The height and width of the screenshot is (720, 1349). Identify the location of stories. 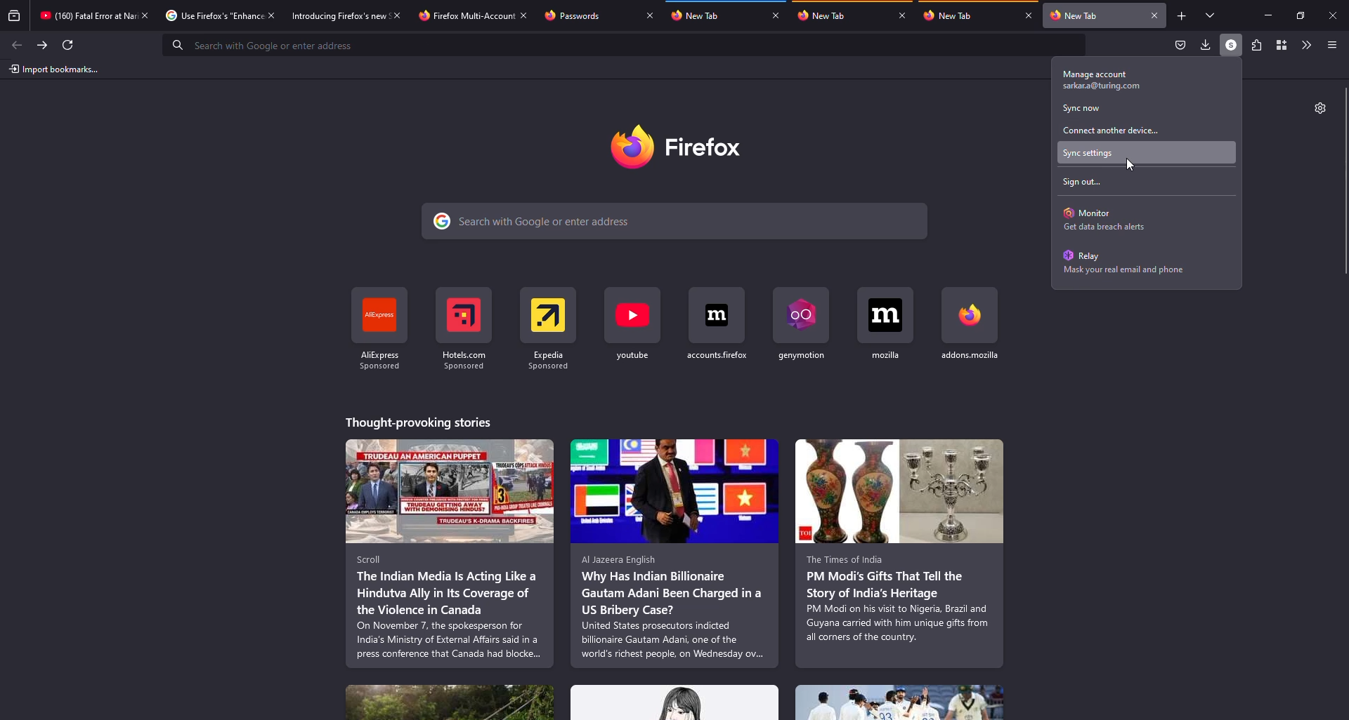
(451, 553).